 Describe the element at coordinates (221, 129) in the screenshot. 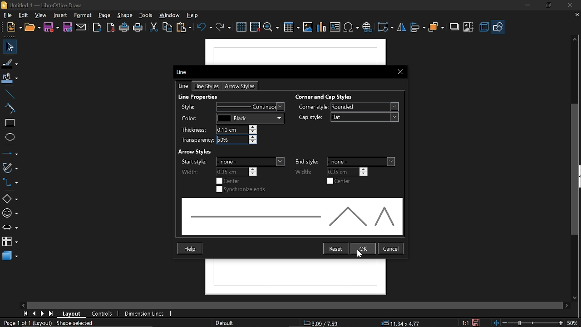

I see `Thickness` at that location.